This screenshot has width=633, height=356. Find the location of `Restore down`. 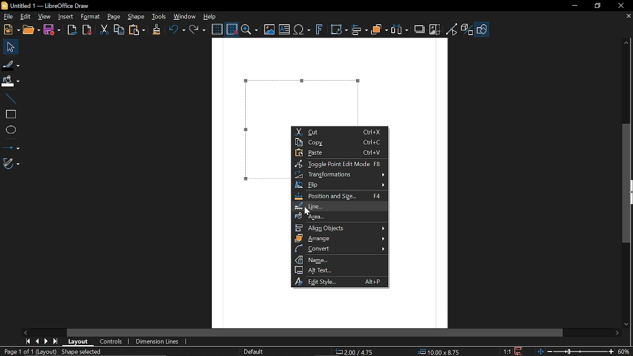

Restore down is located at coordinates (597, 6).